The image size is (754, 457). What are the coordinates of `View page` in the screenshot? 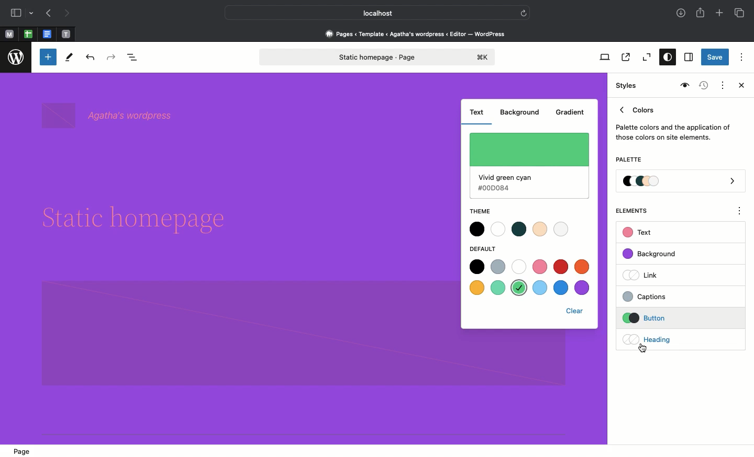 It's located at (625, 57).